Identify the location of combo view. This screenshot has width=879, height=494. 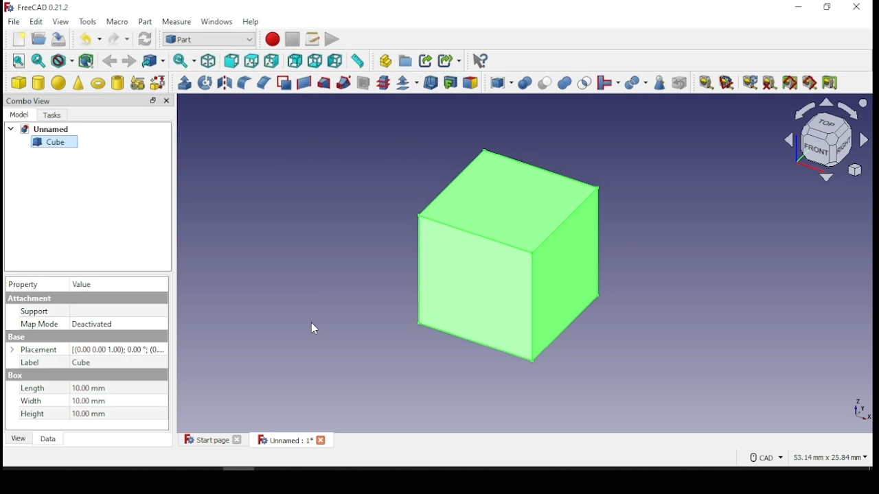
(30, 100).